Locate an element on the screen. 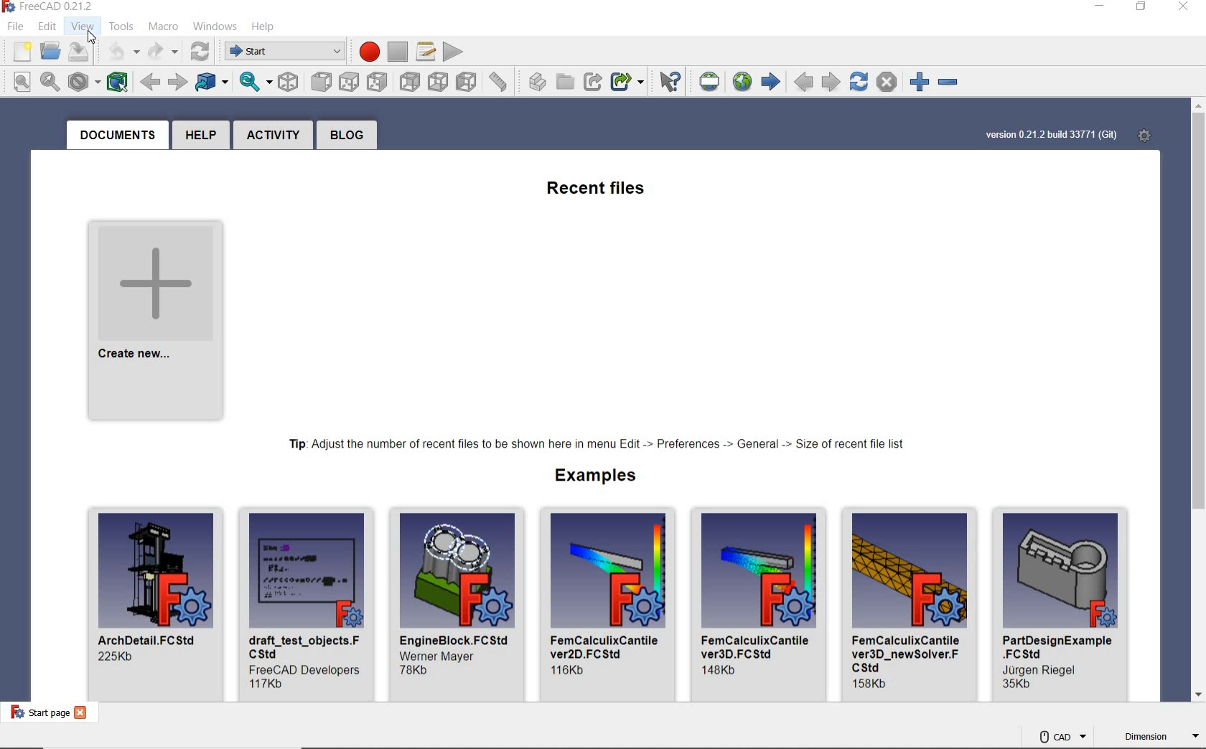 This screenshot has width=1206, height=749. MAKE LINK is located at coordinates (592, 80).